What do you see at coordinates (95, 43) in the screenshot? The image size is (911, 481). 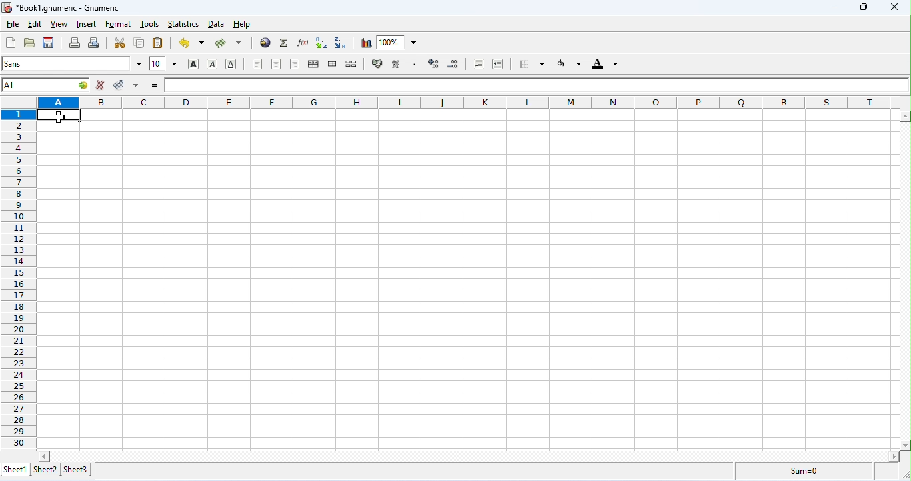 I see `print preview` at bounding box center [95, 43].